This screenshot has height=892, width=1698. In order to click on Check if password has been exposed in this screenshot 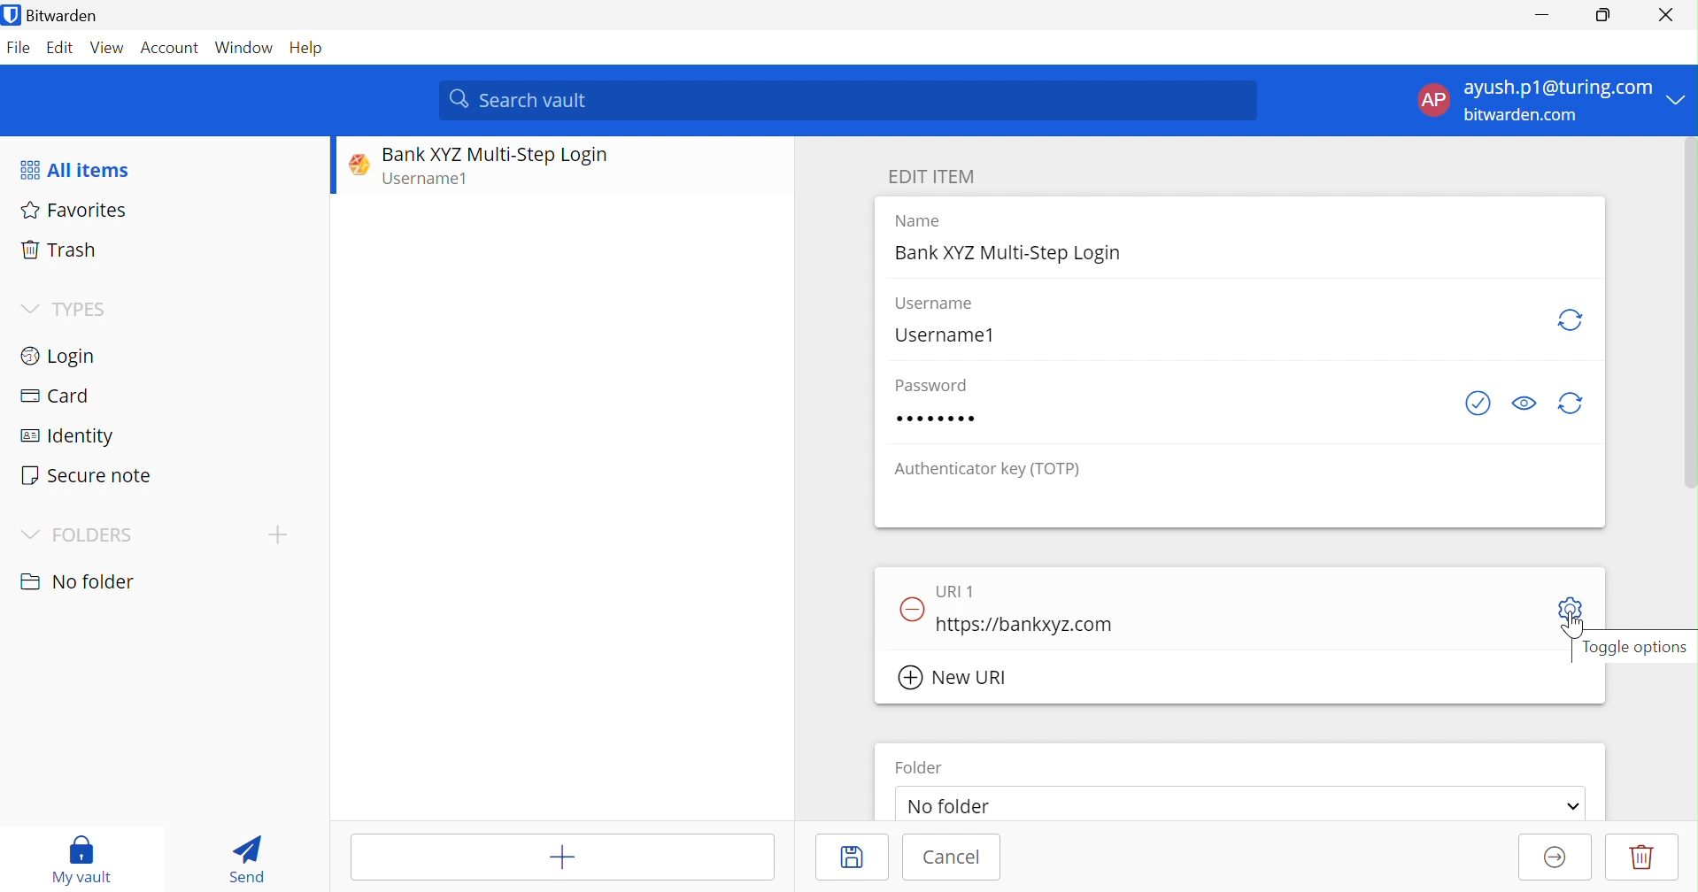, I will do `click(1474, 405)`.